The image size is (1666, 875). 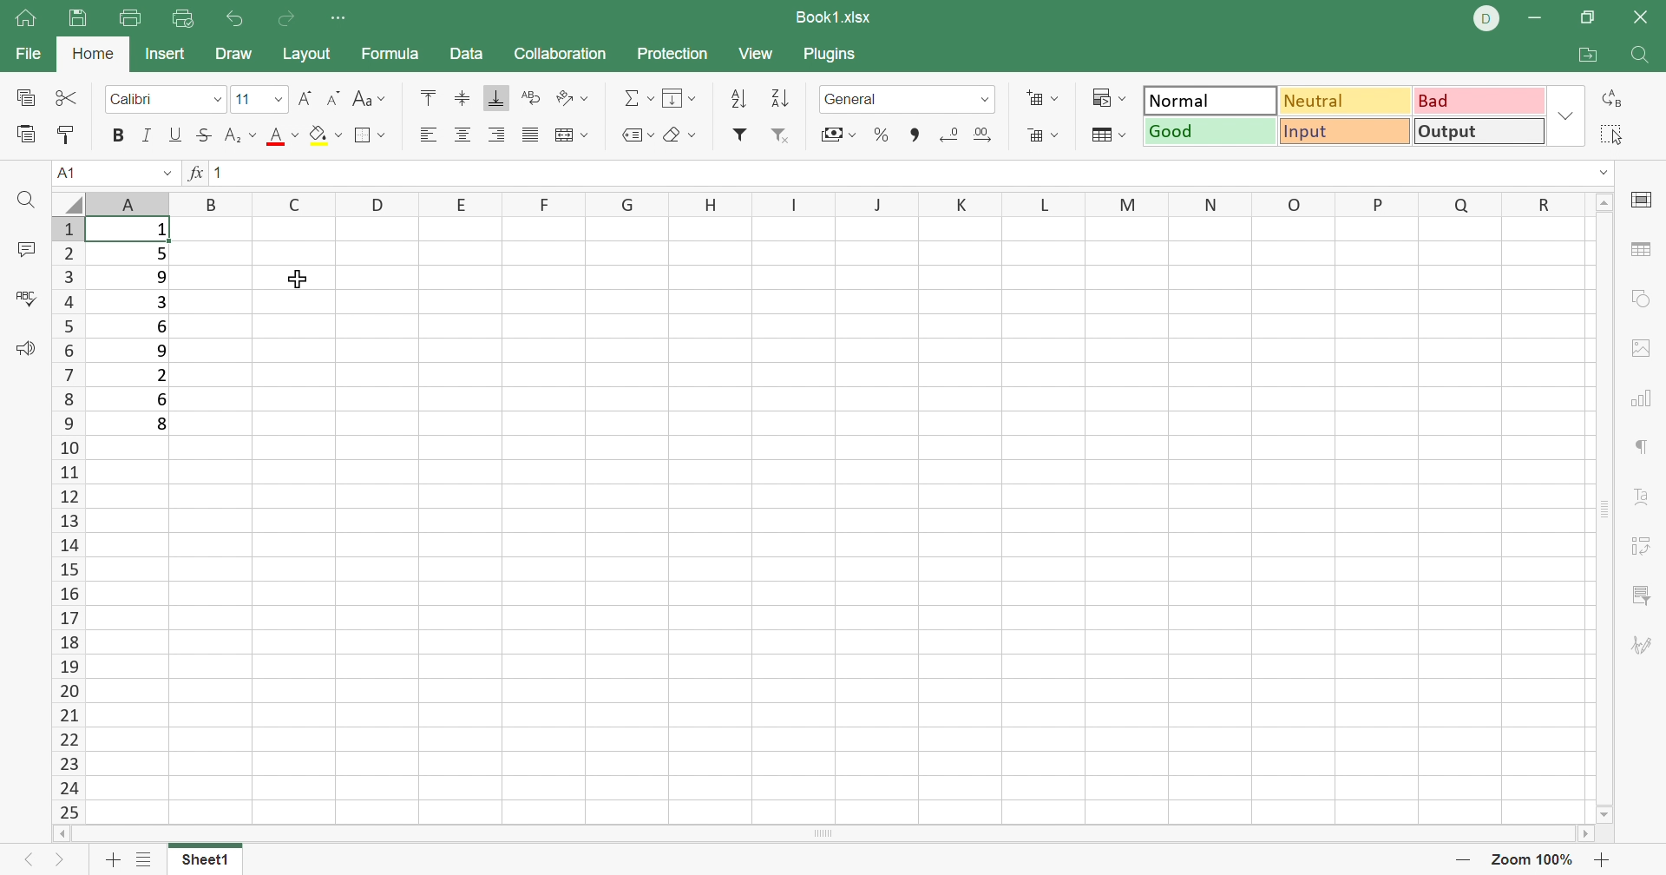 I want to click on Zoom out, so click(x=1462, y=860).